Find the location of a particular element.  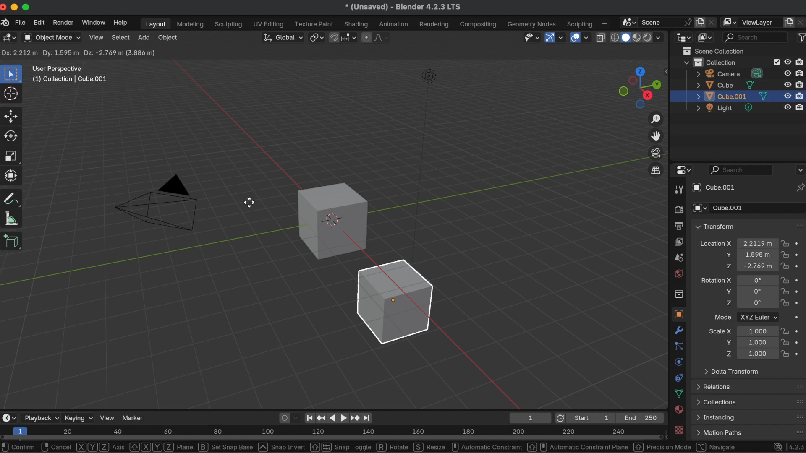

jump to keyframe is located at coordinates (322, 416).